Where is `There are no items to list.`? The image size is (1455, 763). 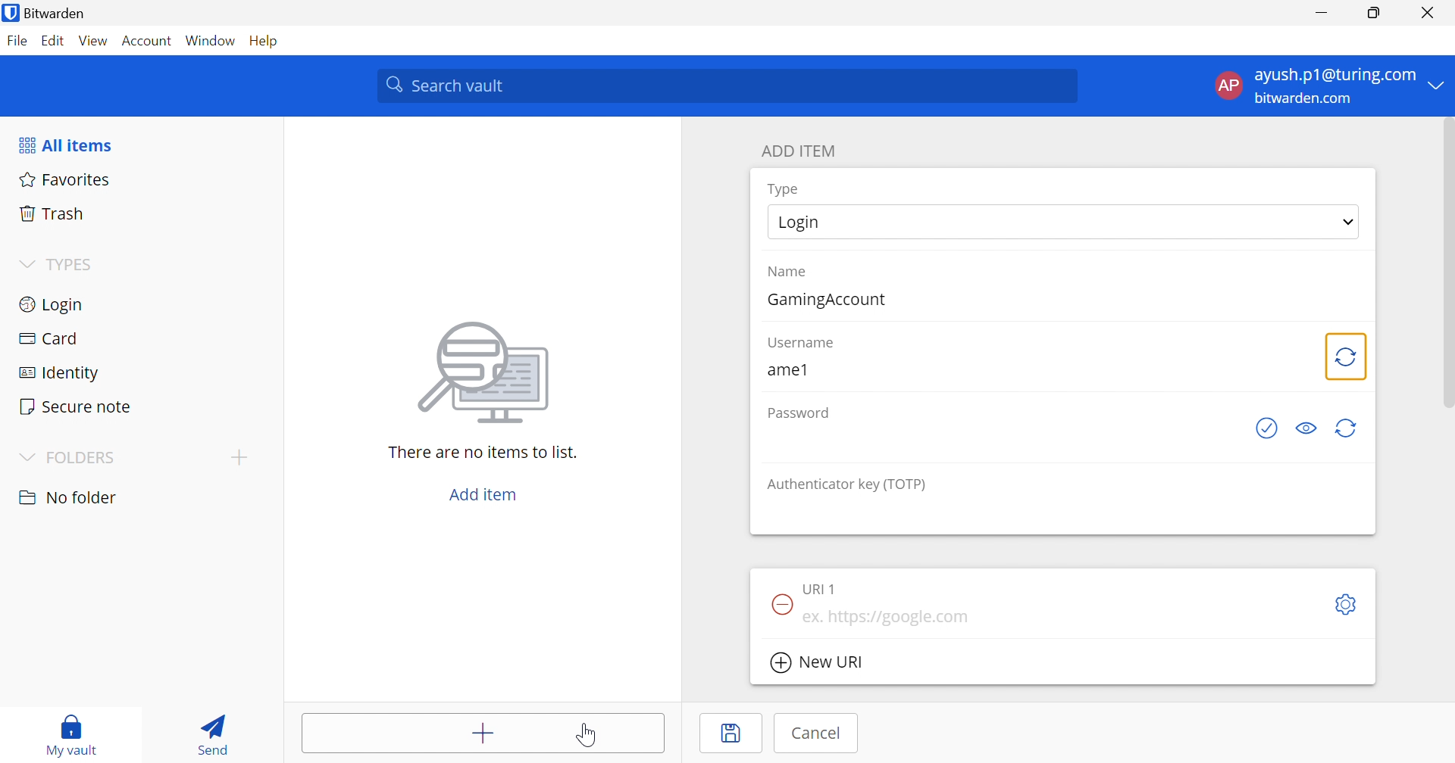 There are no items to list. is located at coordinates (483, 454).